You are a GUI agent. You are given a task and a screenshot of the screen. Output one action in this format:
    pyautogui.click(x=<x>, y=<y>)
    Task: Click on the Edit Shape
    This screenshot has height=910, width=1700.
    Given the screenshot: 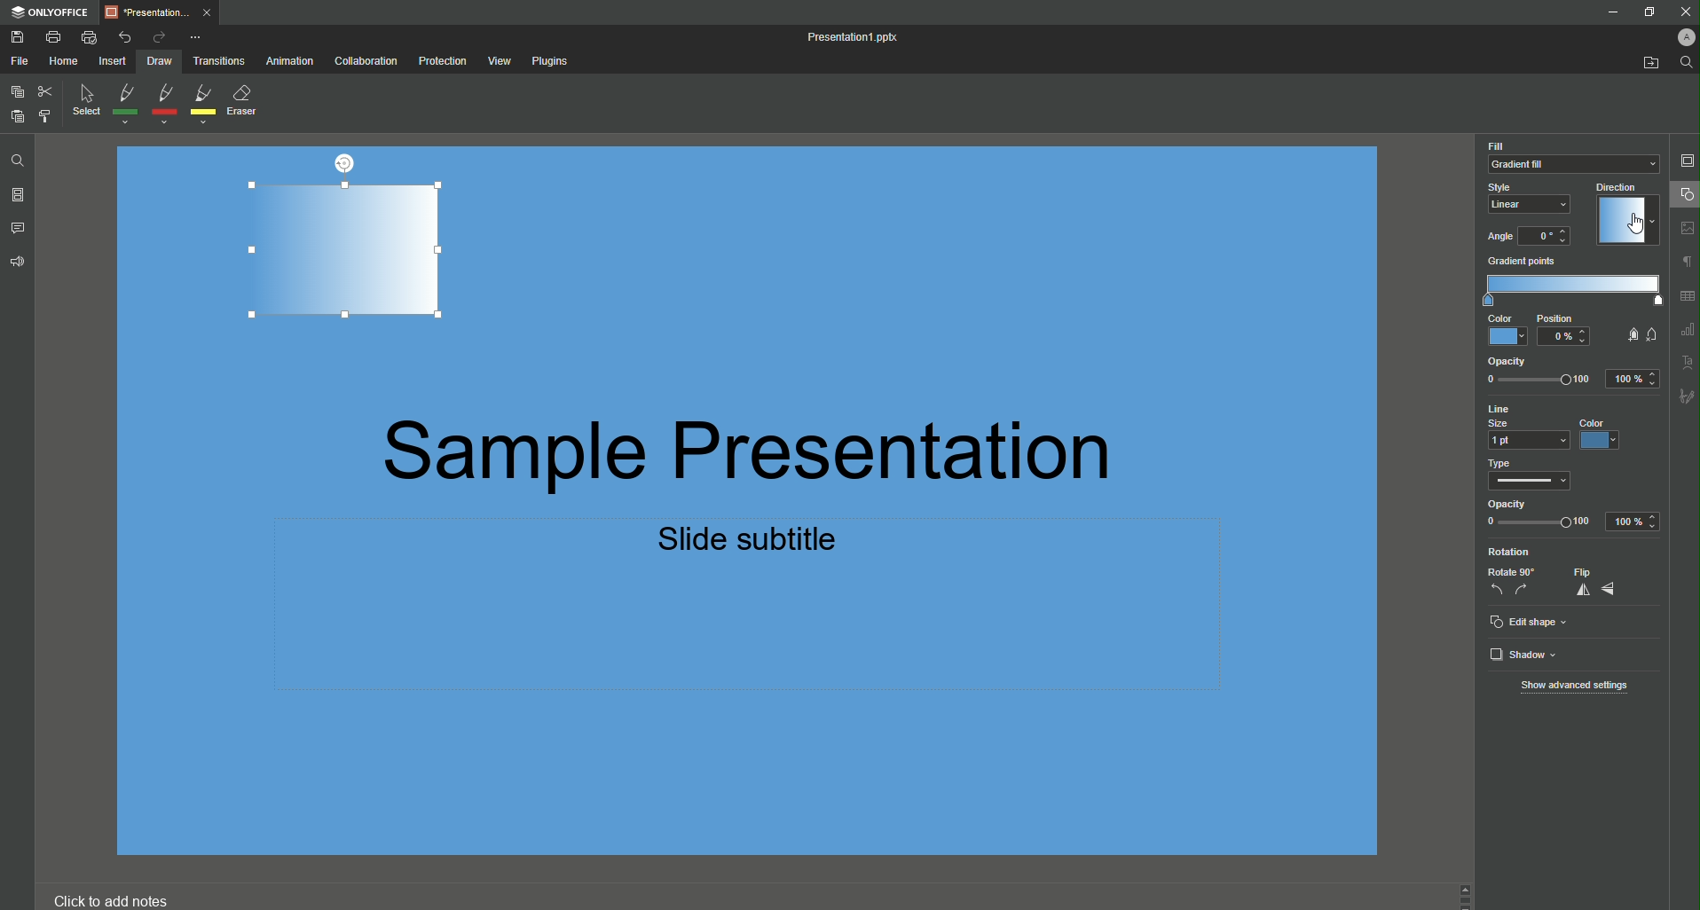 What is the action you would take?
    pyautogui.click(x=1533, y=623)
    